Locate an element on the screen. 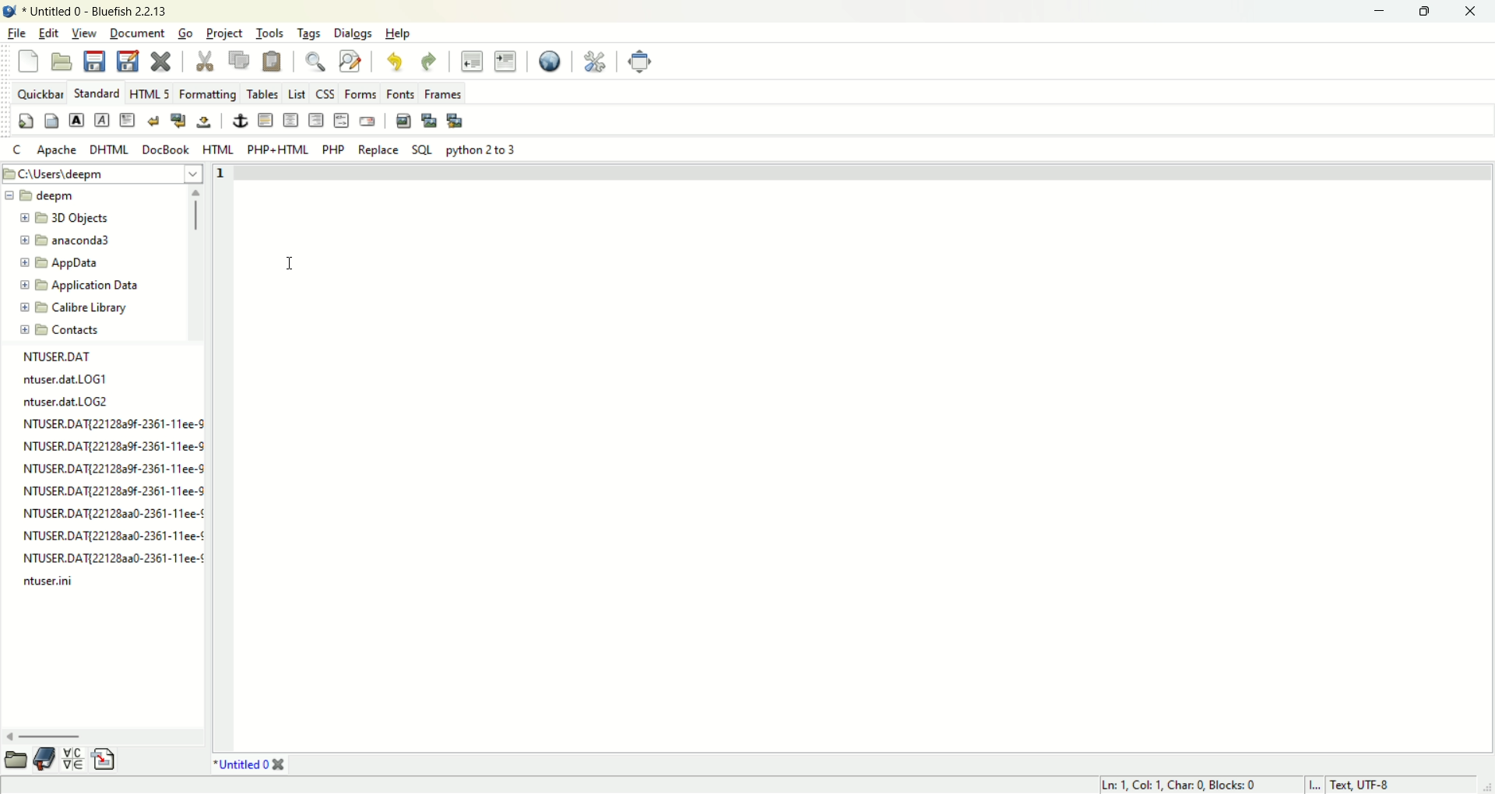  paste is located at coordinates (272, 61).